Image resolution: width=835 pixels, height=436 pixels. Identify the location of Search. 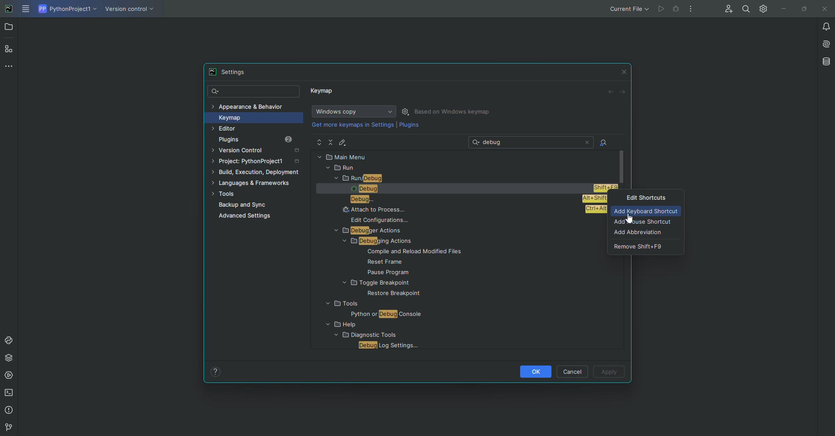
(254, 92).